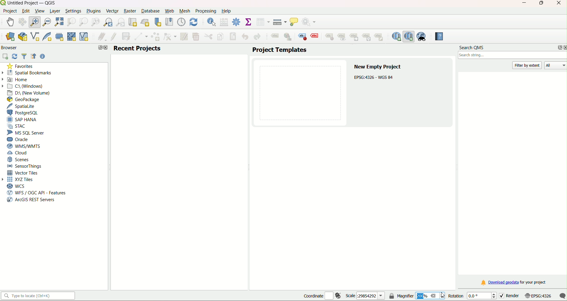  What do you see at coordinates (26, 99) in the screenshot?
I see `Geo Package` at bounding box center [26, 99].